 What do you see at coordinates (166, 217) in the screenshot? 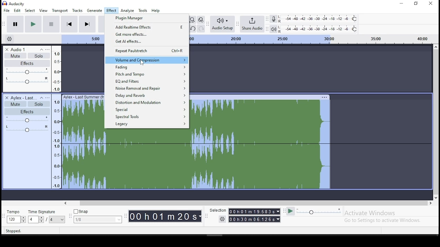
I see `time` at bounding box center [166, 217].